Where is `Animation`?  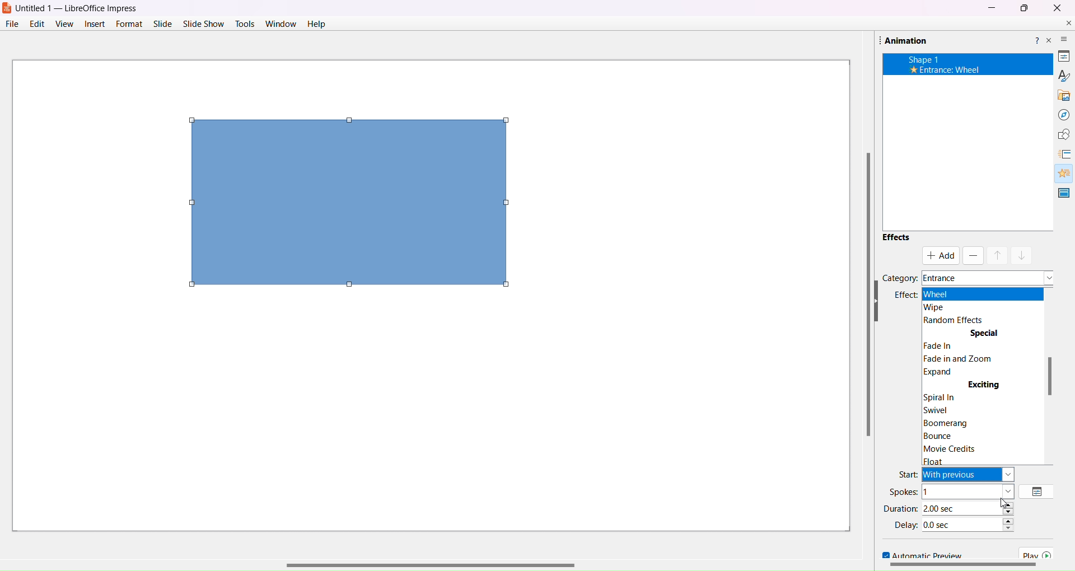 Animation is located at coordinates (902, 41).